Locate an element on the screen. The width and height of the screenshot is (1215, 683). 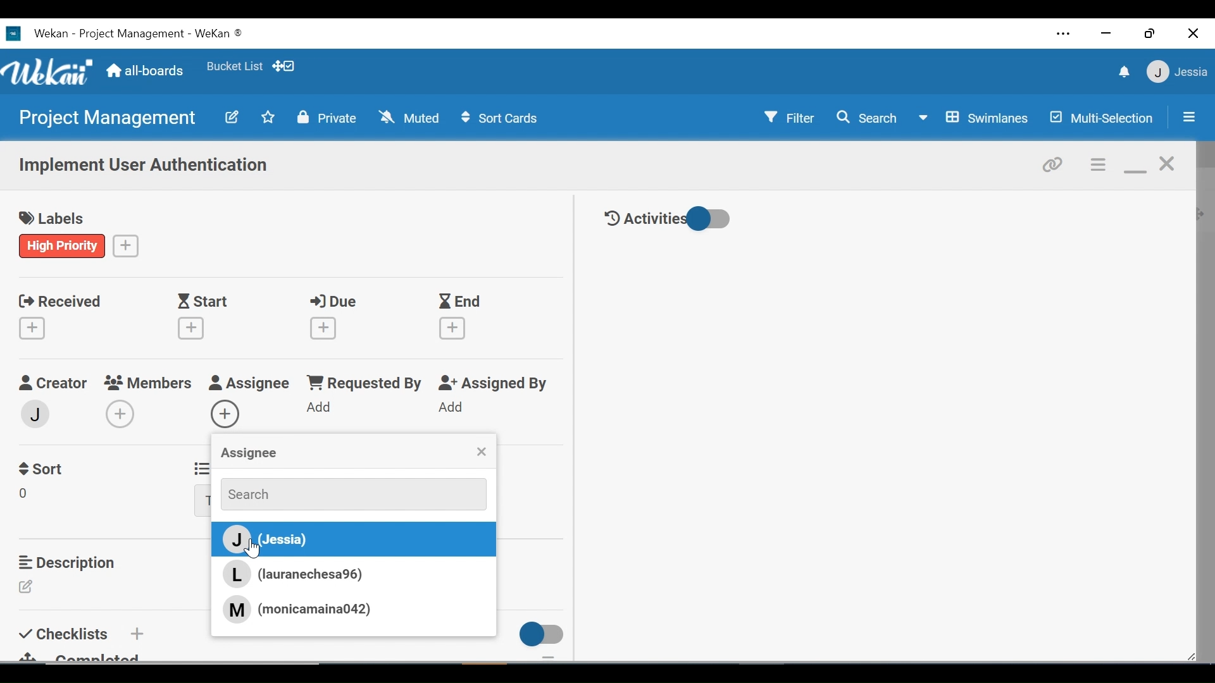
Creator is located at coordinates (52, 383).